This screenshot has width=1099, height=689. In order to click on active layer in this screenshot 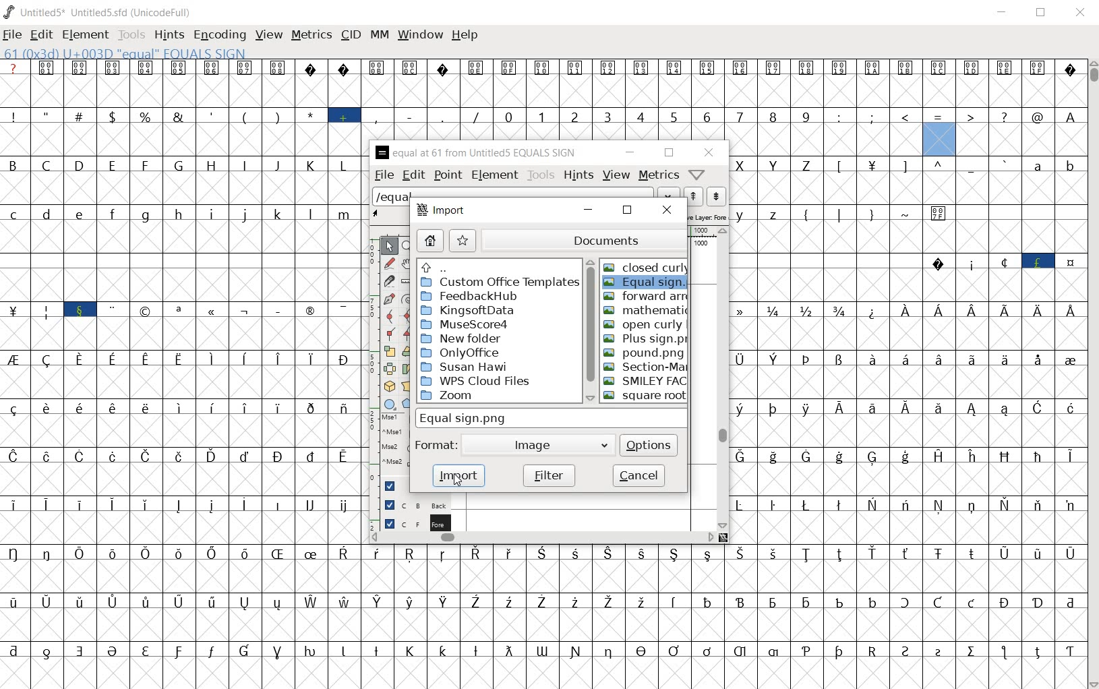, I will do `click(709, 216)`.